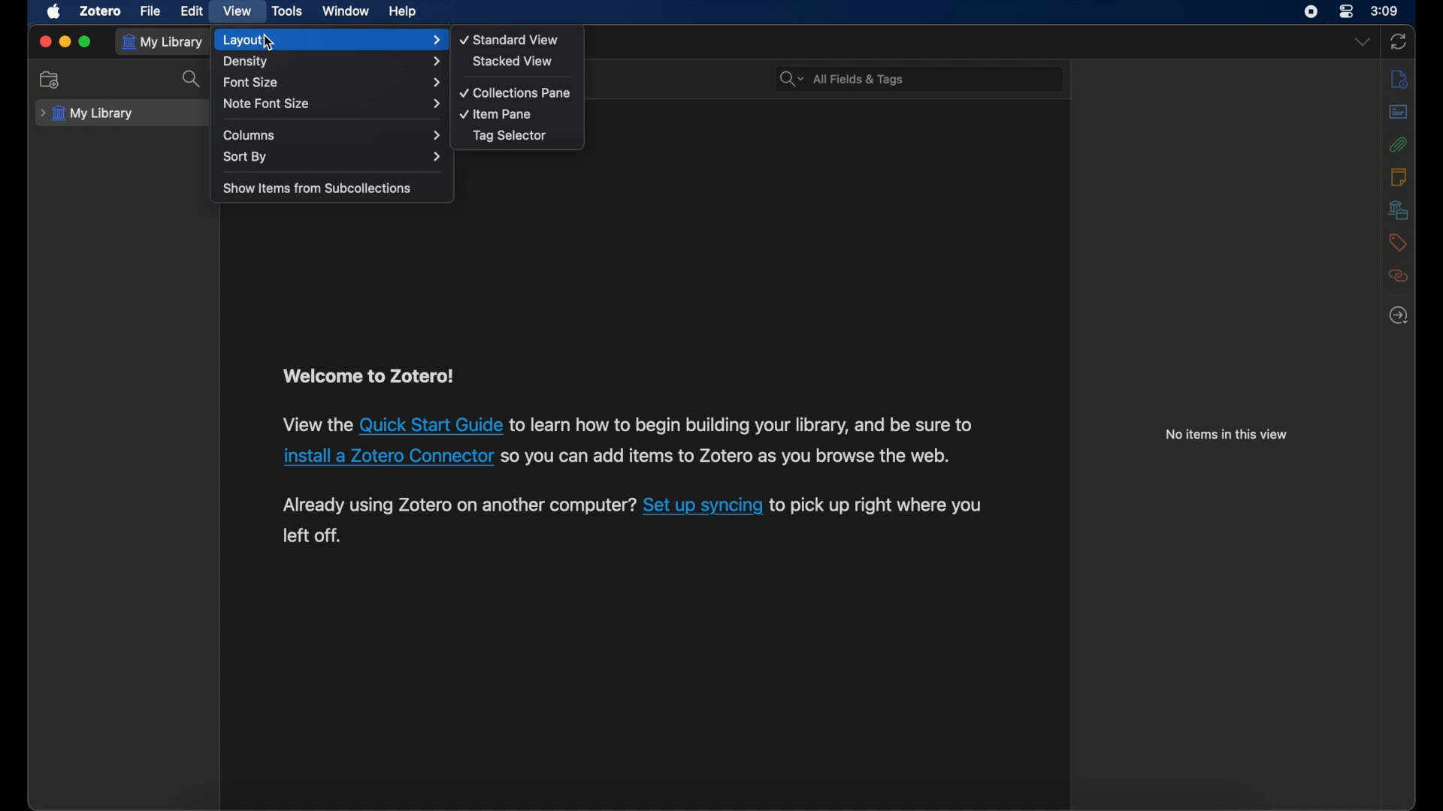  Describe the element at coordinates (331, 40) in the screenshot. I see `layout ` at that location.